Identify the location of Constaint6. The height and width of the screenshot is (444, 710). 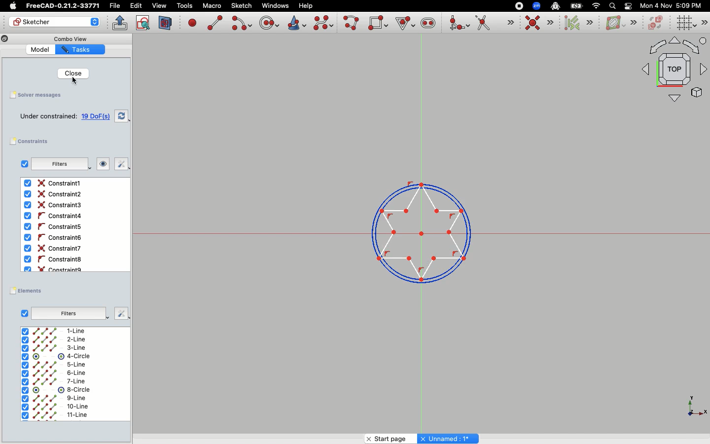
(55, 238).